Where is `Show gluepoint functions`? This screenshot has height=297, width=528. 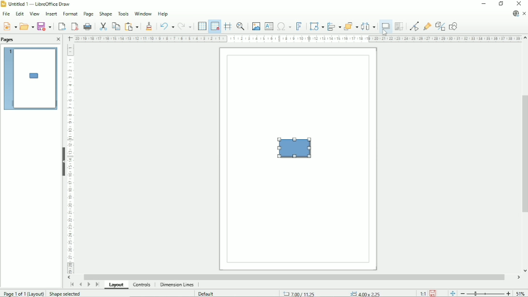
Show gluepoint functions is located at coordinates (427, 26).